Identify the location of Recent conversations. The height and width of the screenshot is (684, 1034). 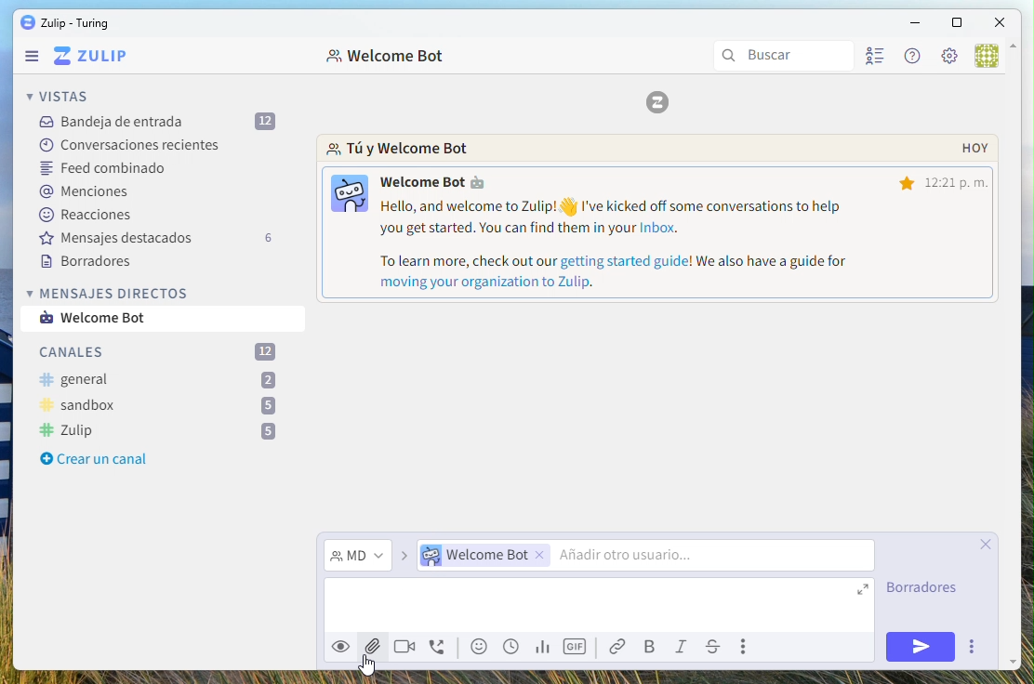
(129, 143).